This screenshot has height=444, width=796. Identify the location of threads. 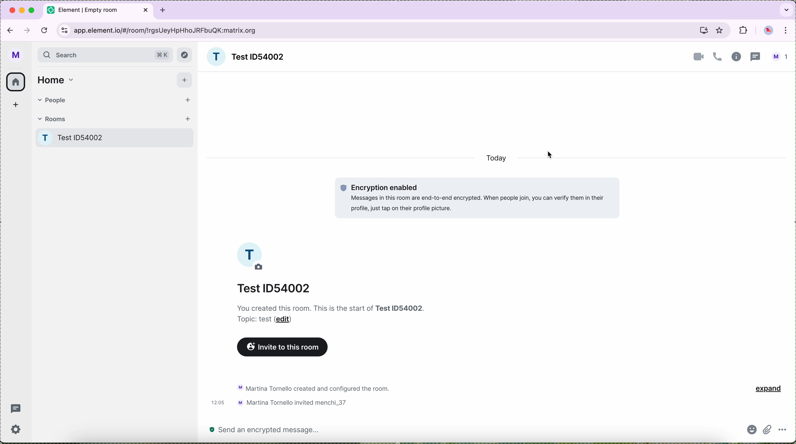
(18, 408).